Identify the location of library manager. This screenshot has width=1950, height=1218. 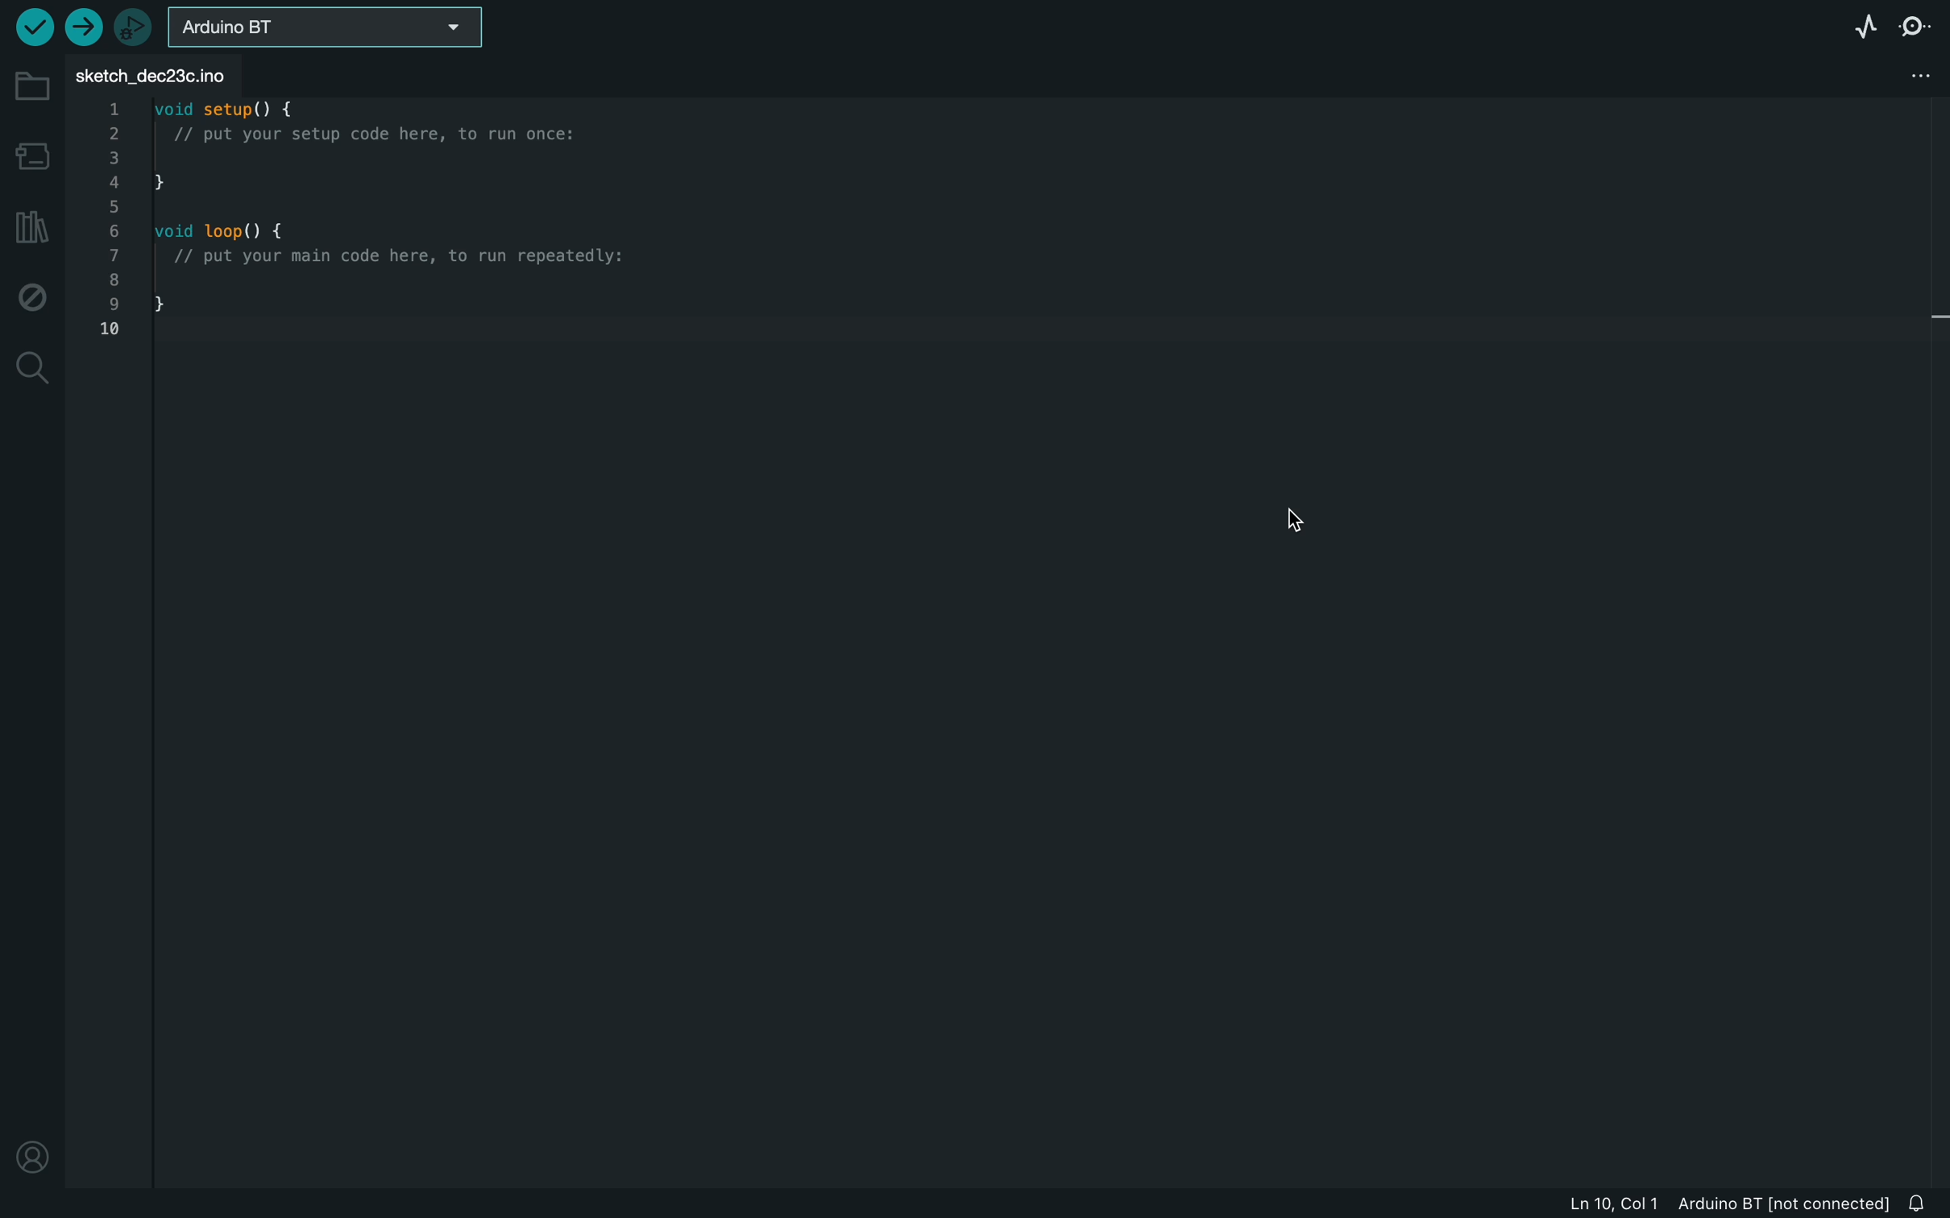
(32, 225).